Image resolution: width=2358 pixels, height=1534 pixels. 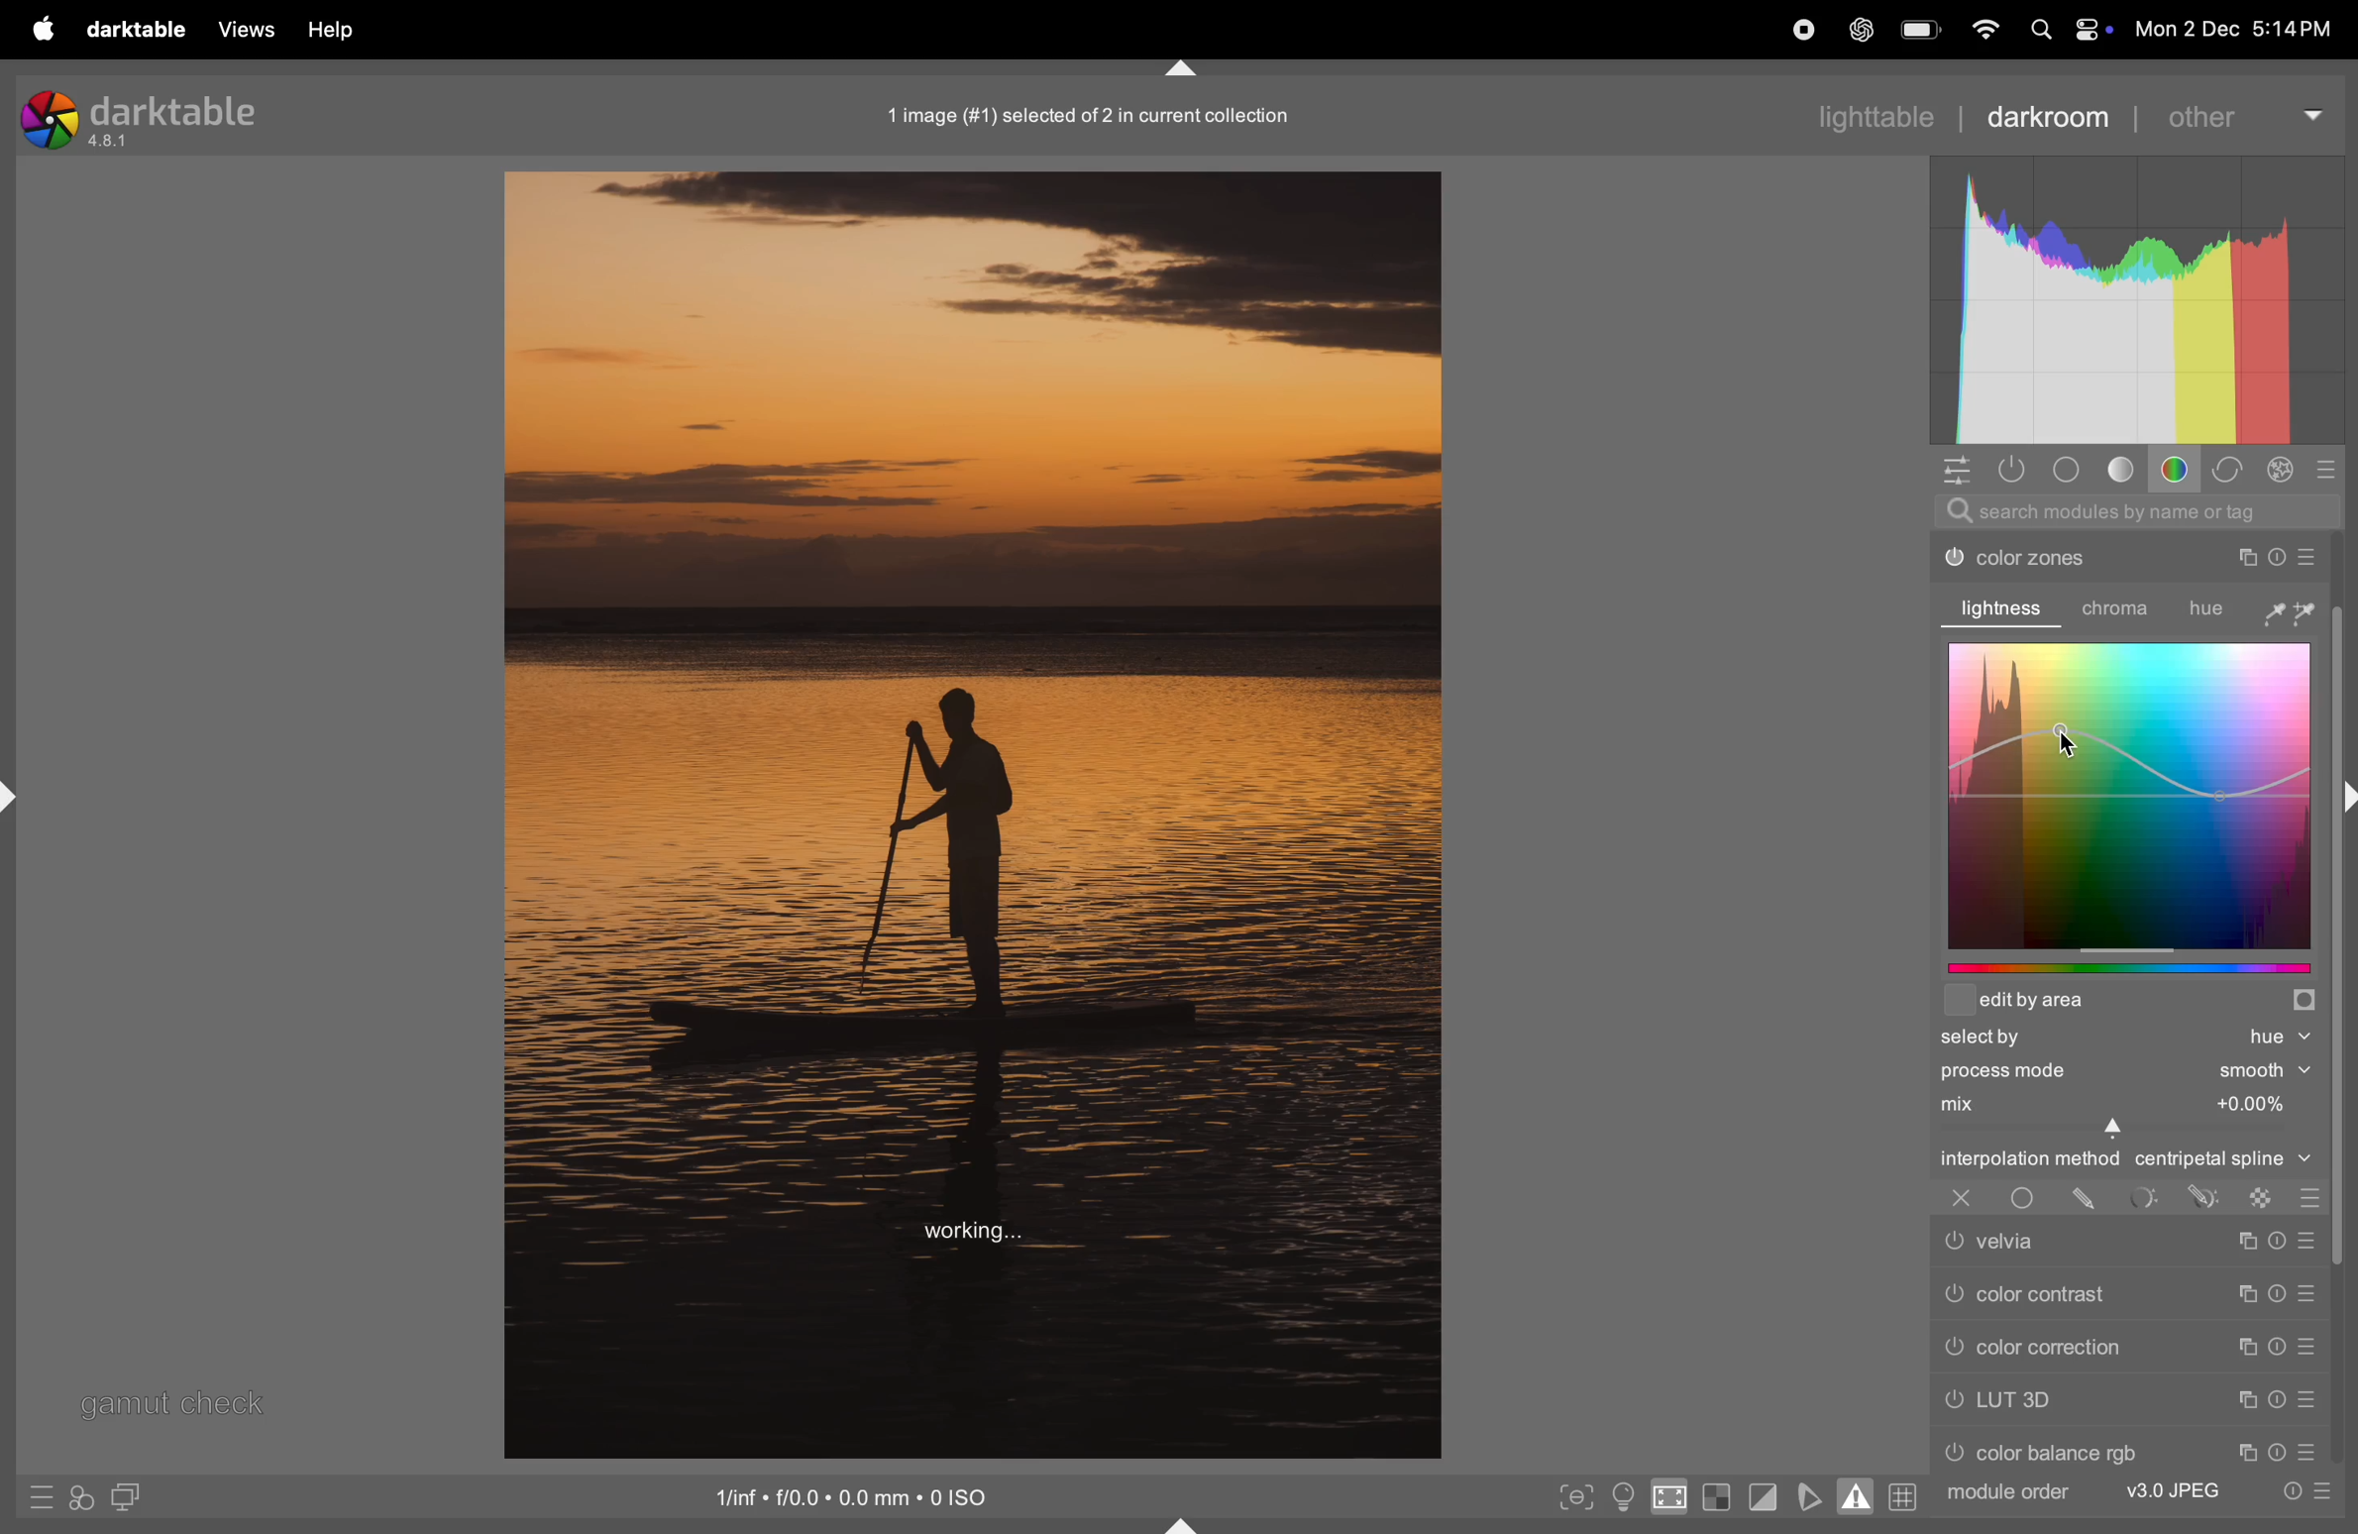 What do you see at coordinates (2248, 1400) in the screenshot?
I see `Copy` at bounding box center [2248, 1400].